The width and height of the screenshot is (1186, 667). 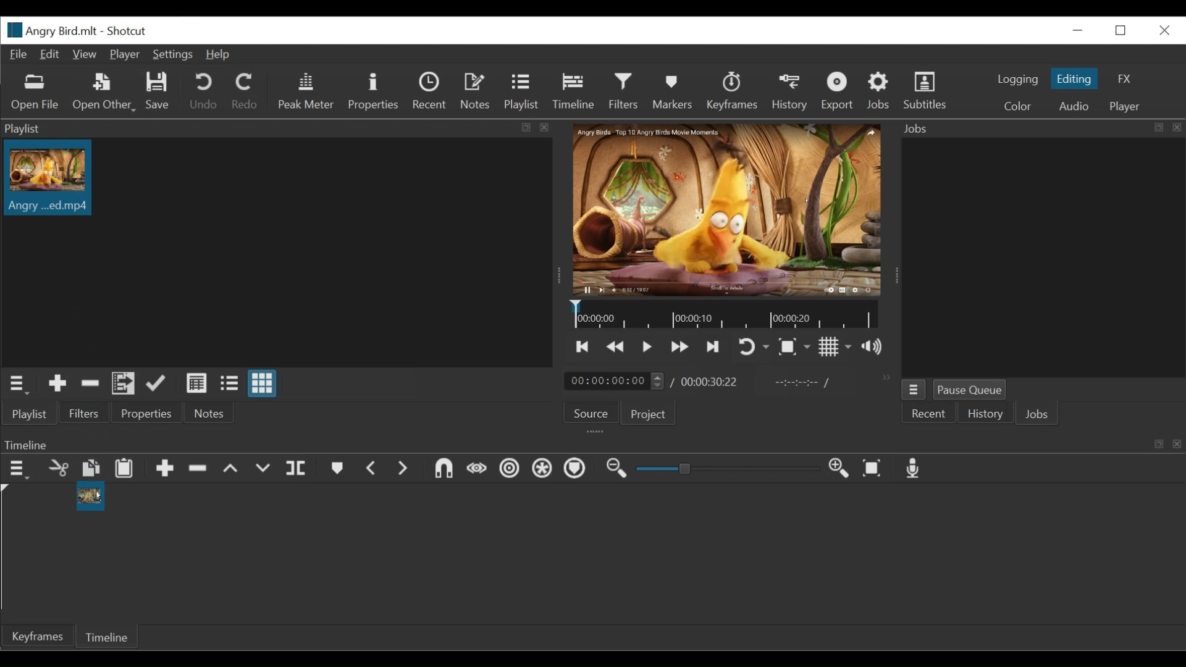 I want to click on Jobs menu, so click(x=914, y=390).